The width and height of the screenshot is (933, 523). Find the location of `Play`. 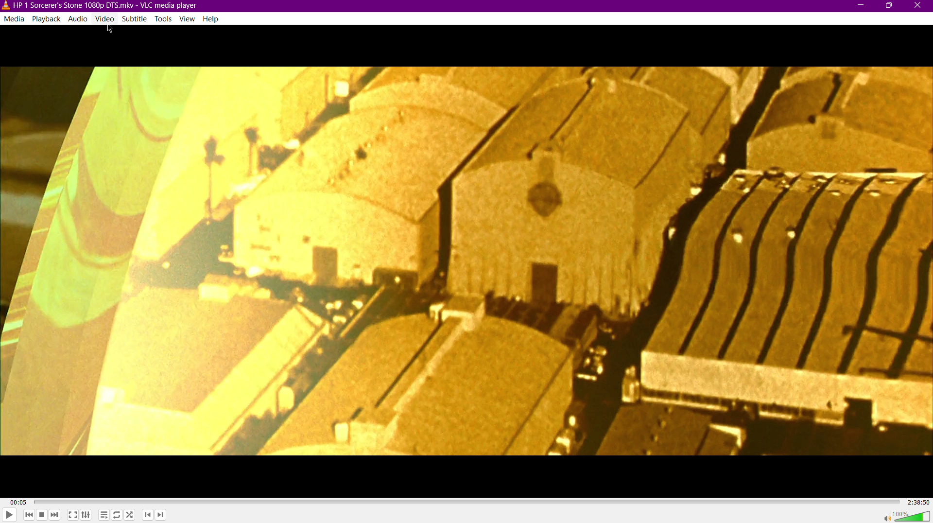

Play is located at coordinates (9, 514).